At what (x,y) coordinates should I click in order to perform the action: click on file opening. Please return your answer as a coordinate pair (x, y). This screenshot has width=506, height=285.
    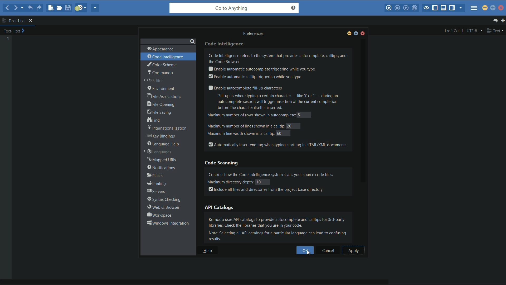
    Looking at the image, I should click on (162, 104).